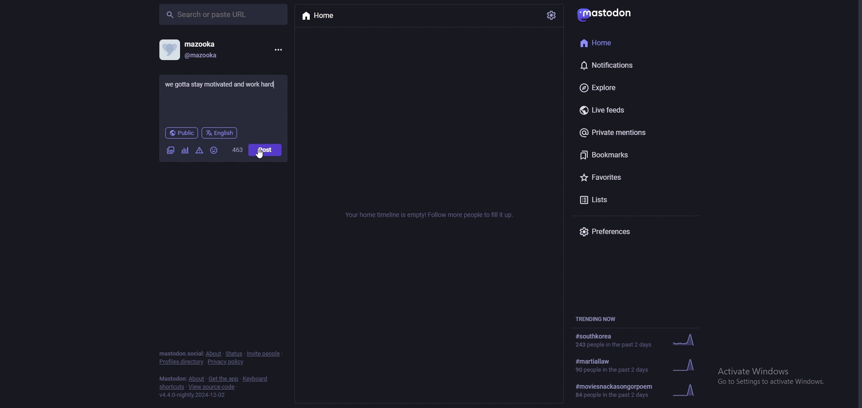  Describe the element at coordinates (237, 150) in the screenshot. I see `word count` at that location.